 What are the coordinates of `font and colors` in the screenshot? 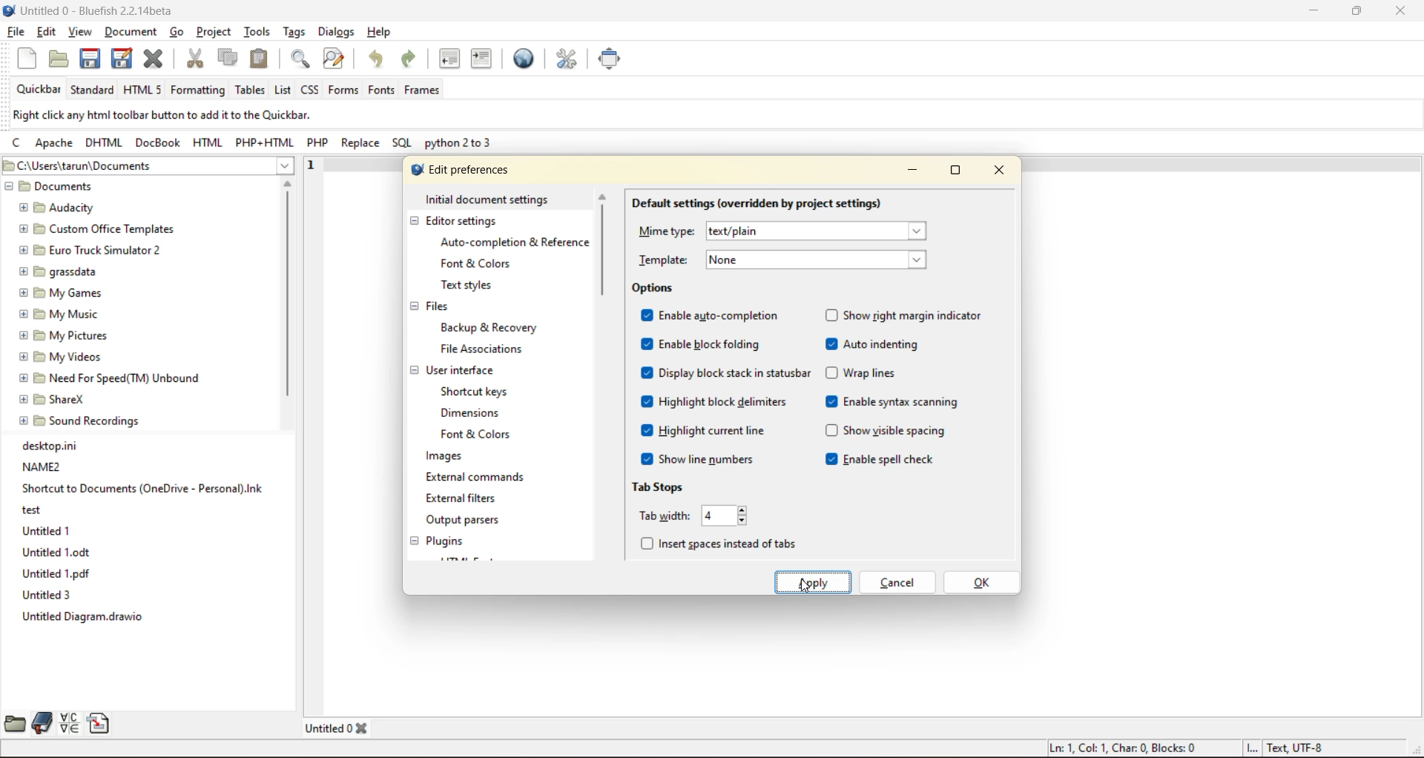 It's located at (478, 263).